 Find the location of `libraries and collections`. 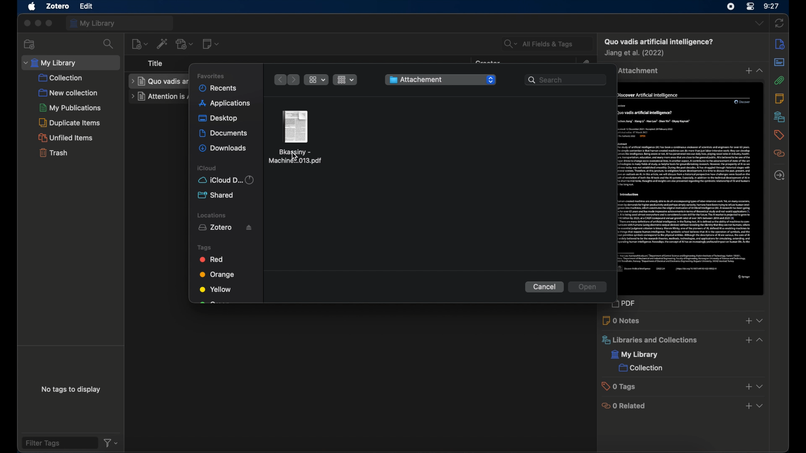

libraries and collections is located at coordinates (779, 117).